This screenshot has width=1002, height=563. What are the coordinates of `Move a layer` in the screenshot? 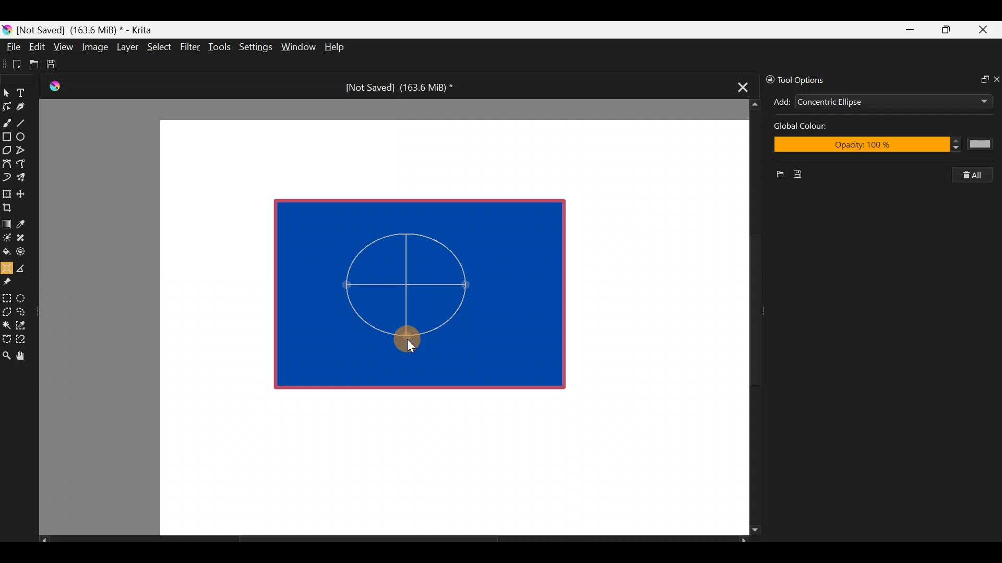 It's located at (24, 192).